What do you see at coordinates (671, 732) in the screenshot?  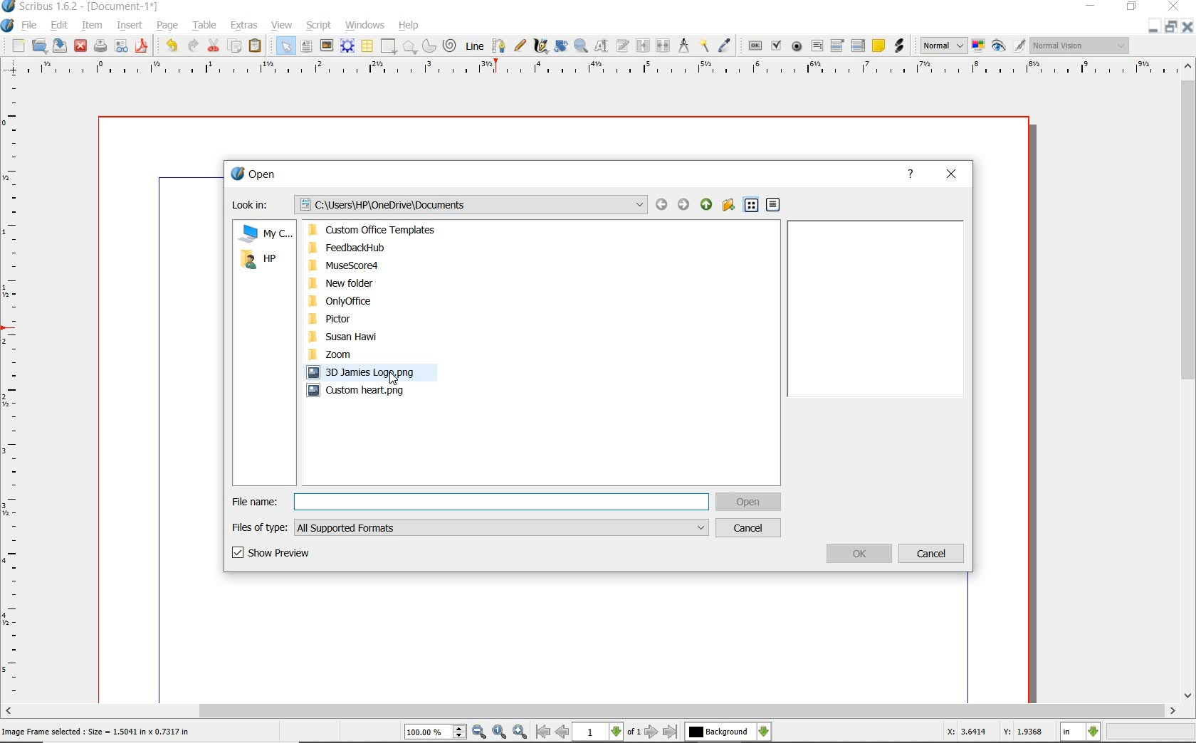 I see `go to last page` at bounding box center [671, 732].